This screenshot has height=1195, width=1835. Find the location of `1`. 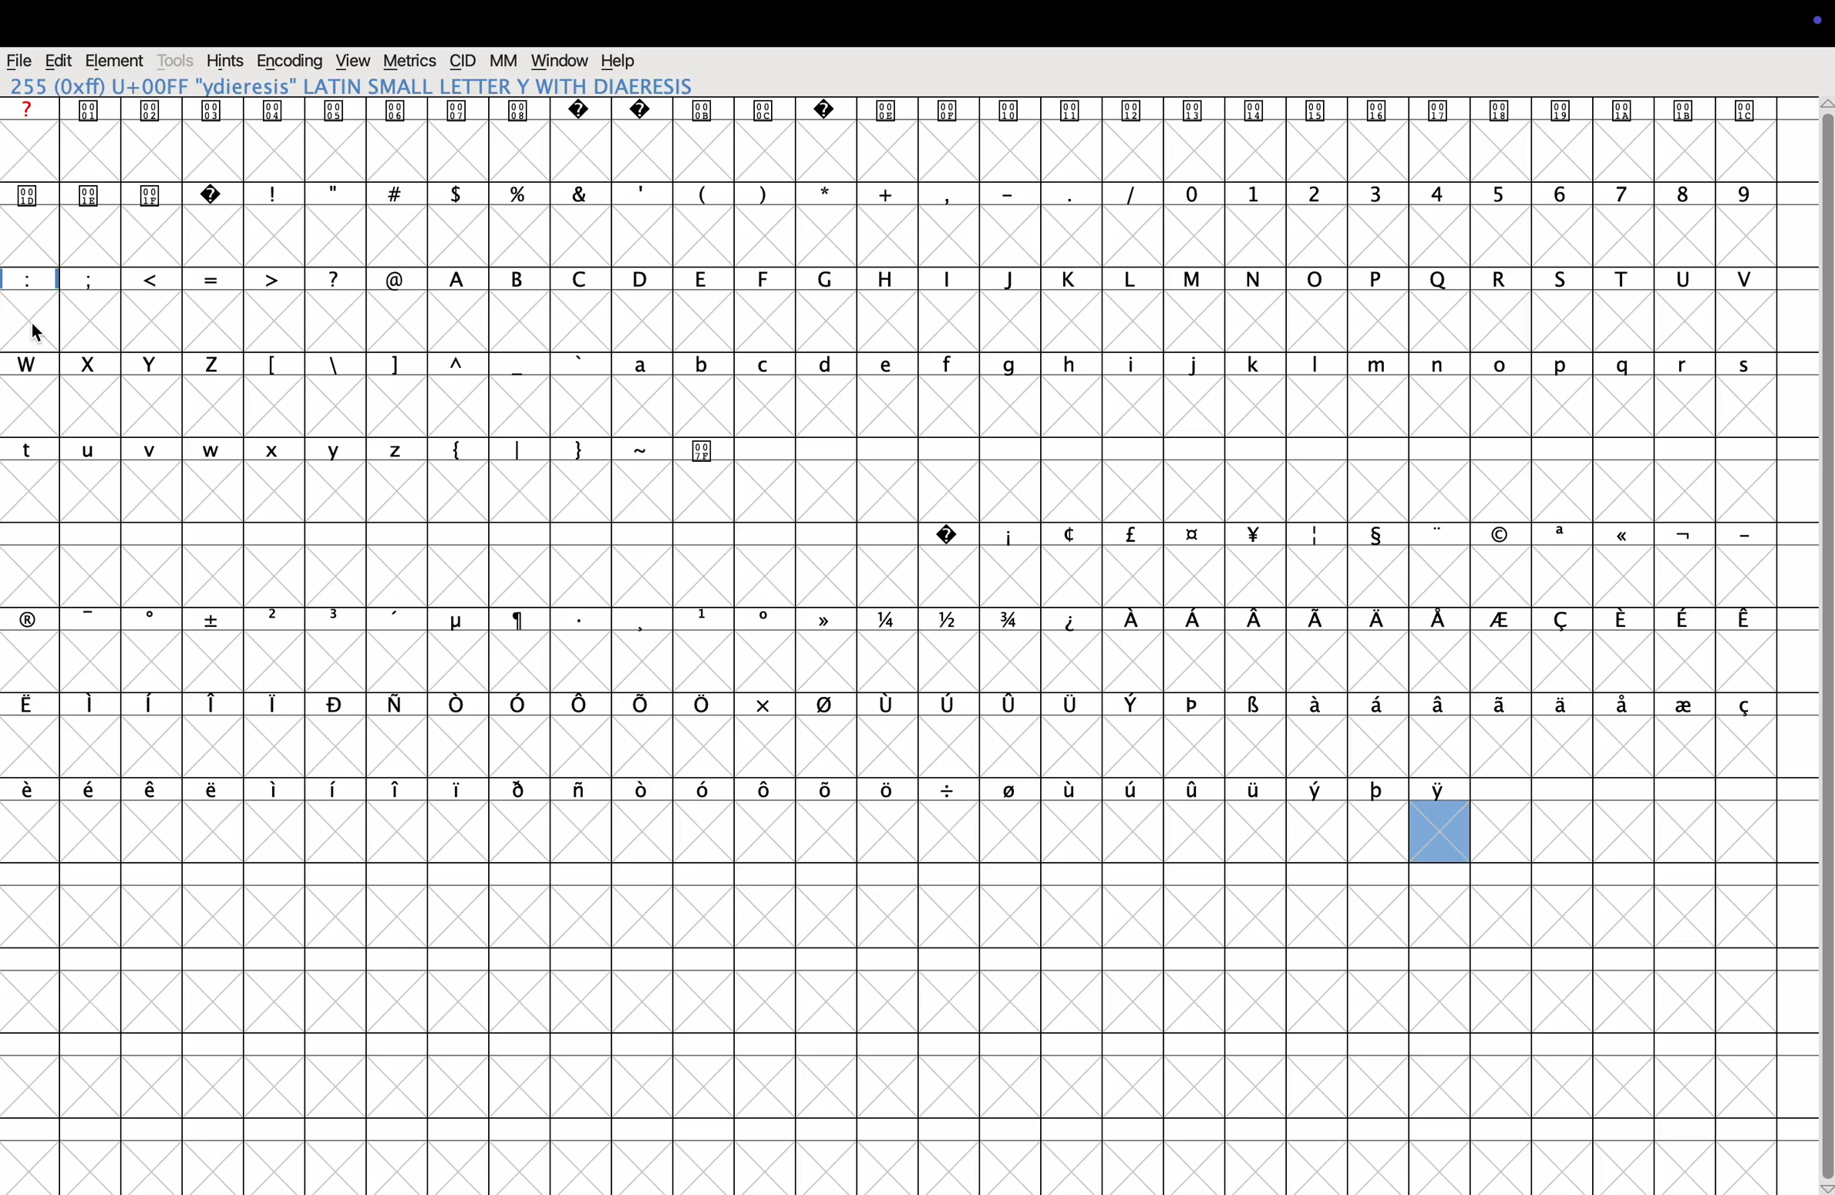

1 is located at coordinates (1255, 220).